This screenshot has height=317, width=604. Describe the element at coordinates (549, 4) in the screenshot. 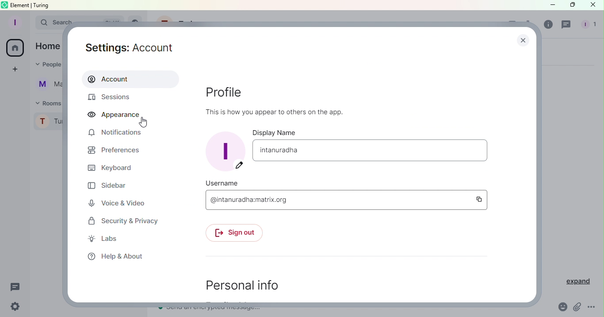

I see `Minimize` at that location.